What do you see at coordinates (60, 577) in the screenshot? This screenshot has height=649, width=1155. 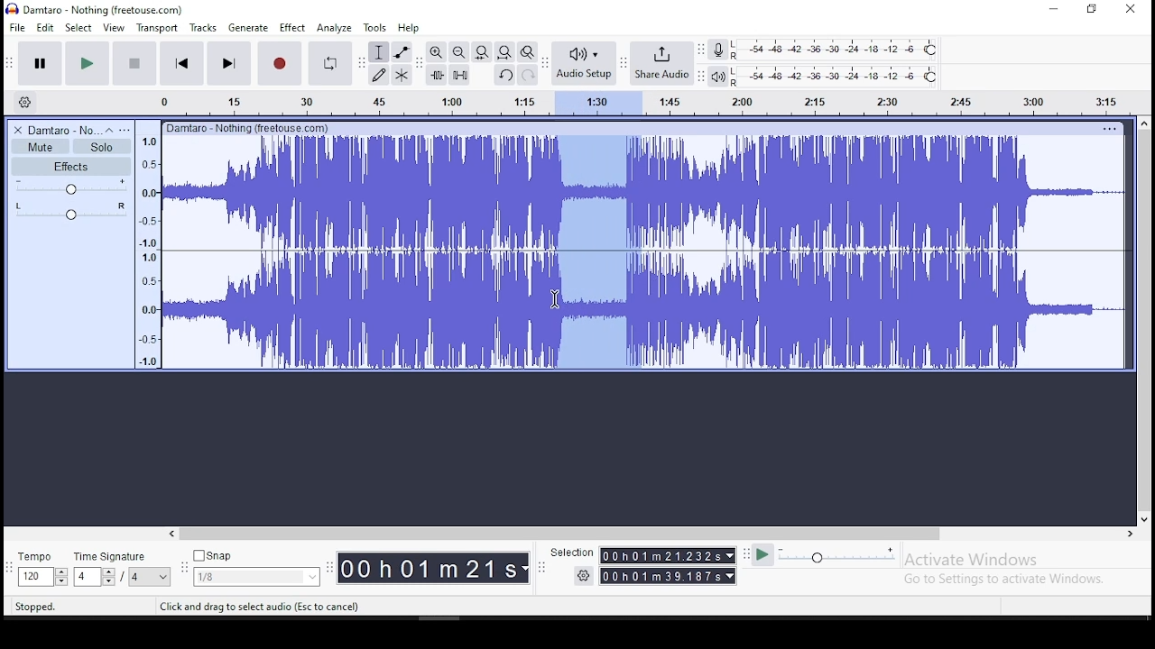 I see `drop down` at bounding box center [60, 577].